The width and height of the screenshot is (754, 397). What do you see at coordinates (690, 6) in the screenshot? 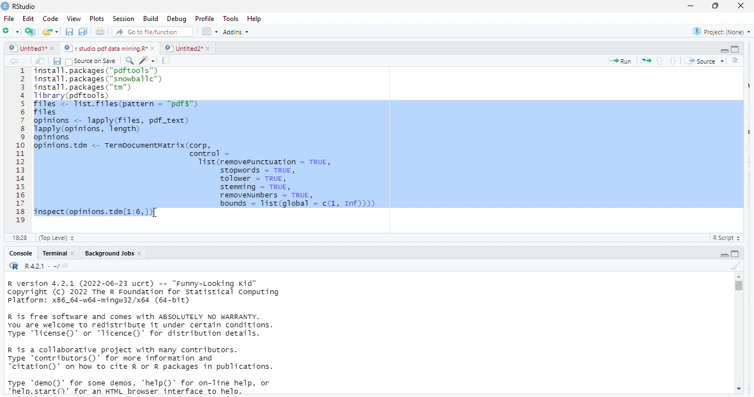
I see `minimize` at bounding box center [690, 6].